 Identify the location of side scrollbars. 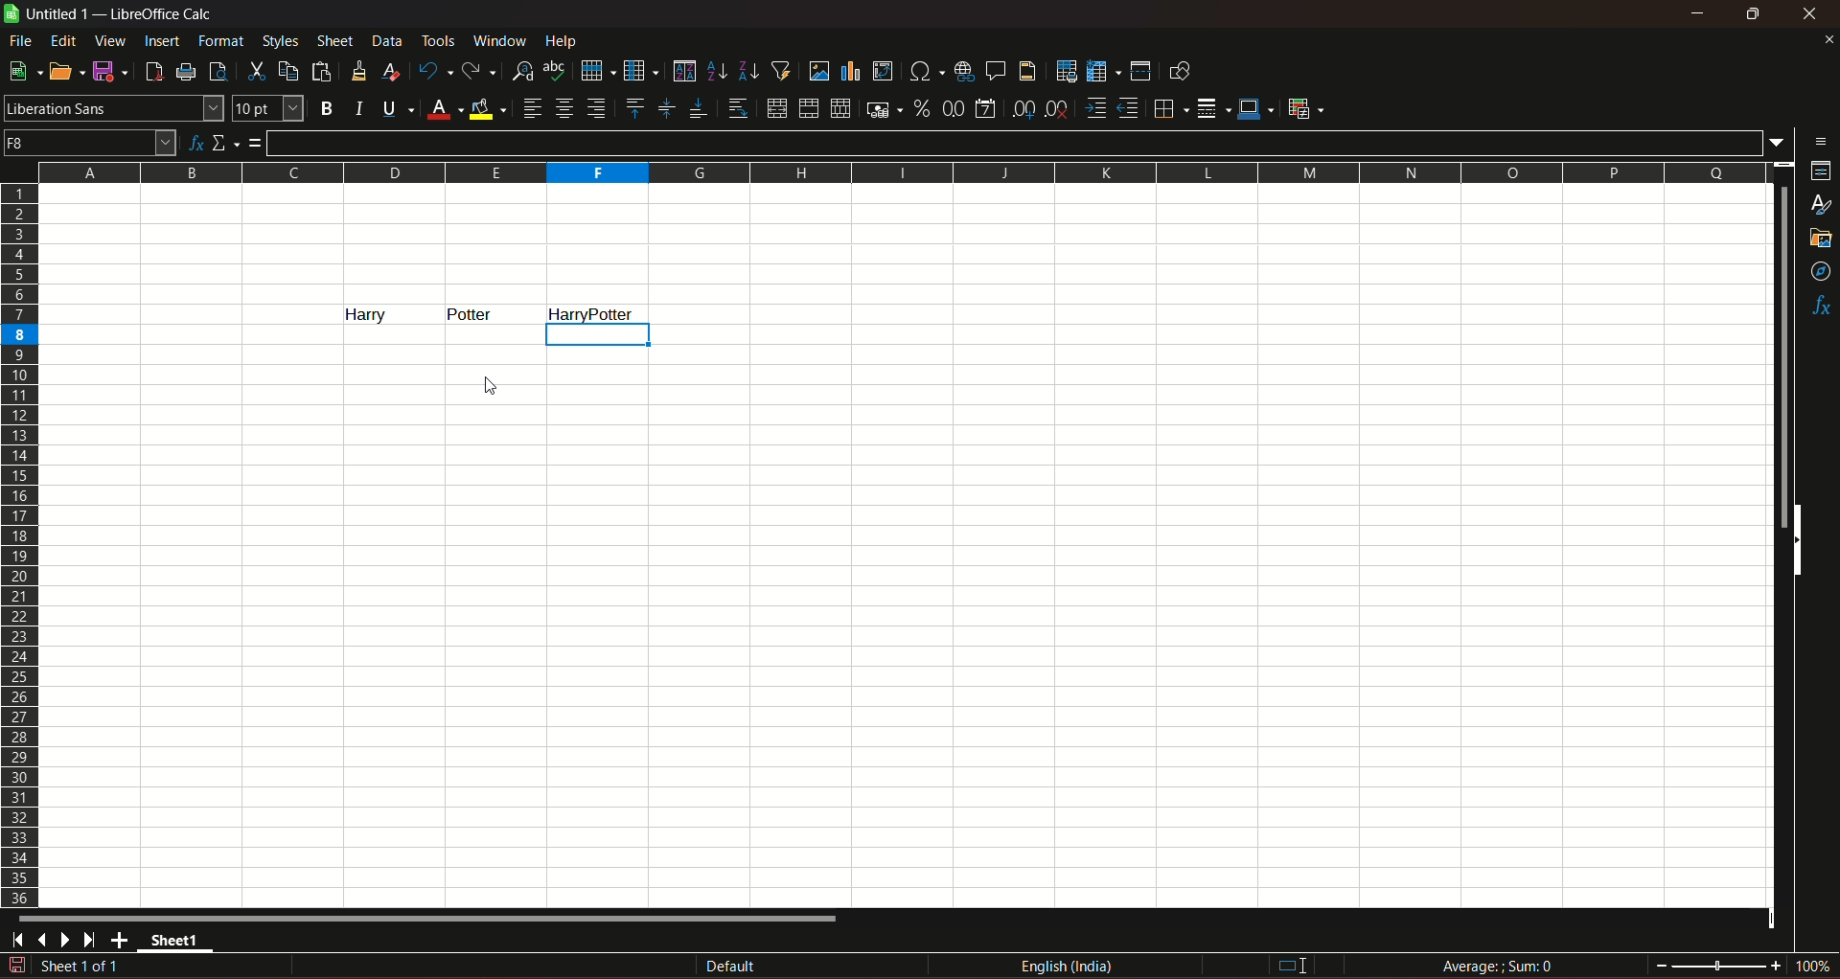
(1797, 540).